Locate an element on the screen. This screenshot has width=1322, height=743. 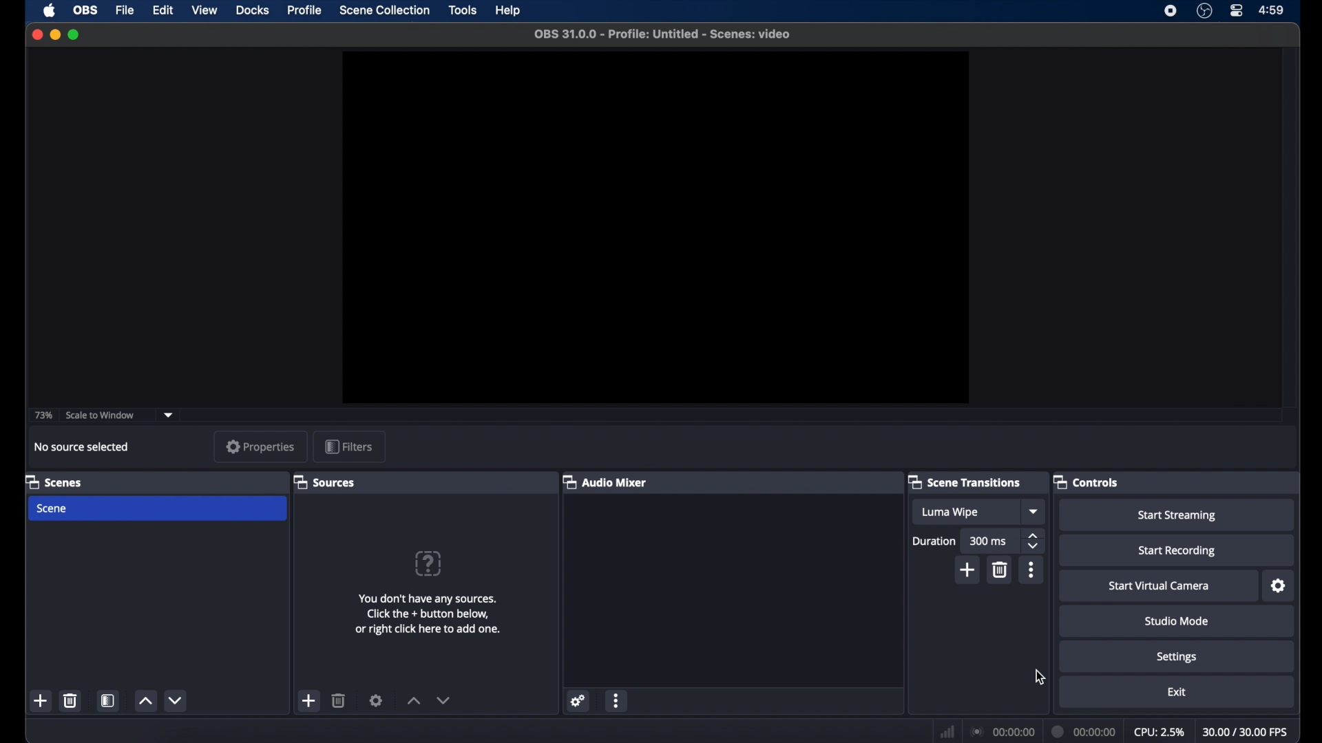
profile is located at coordinates (306, 10).